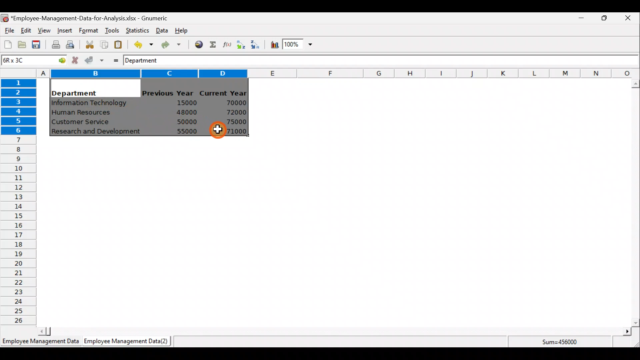 The height and width of the screenshot is (360, 640). Describe the element at coordinates (91, 18) in the screenshot. I see `‘Employee-Management-Data-for-Analysis.xlsx - Gnumeric` at that location.